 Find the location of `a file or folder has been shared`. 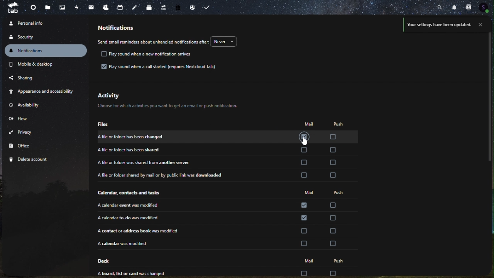

a file or folder has been shared is located at coordinates (130, 150).